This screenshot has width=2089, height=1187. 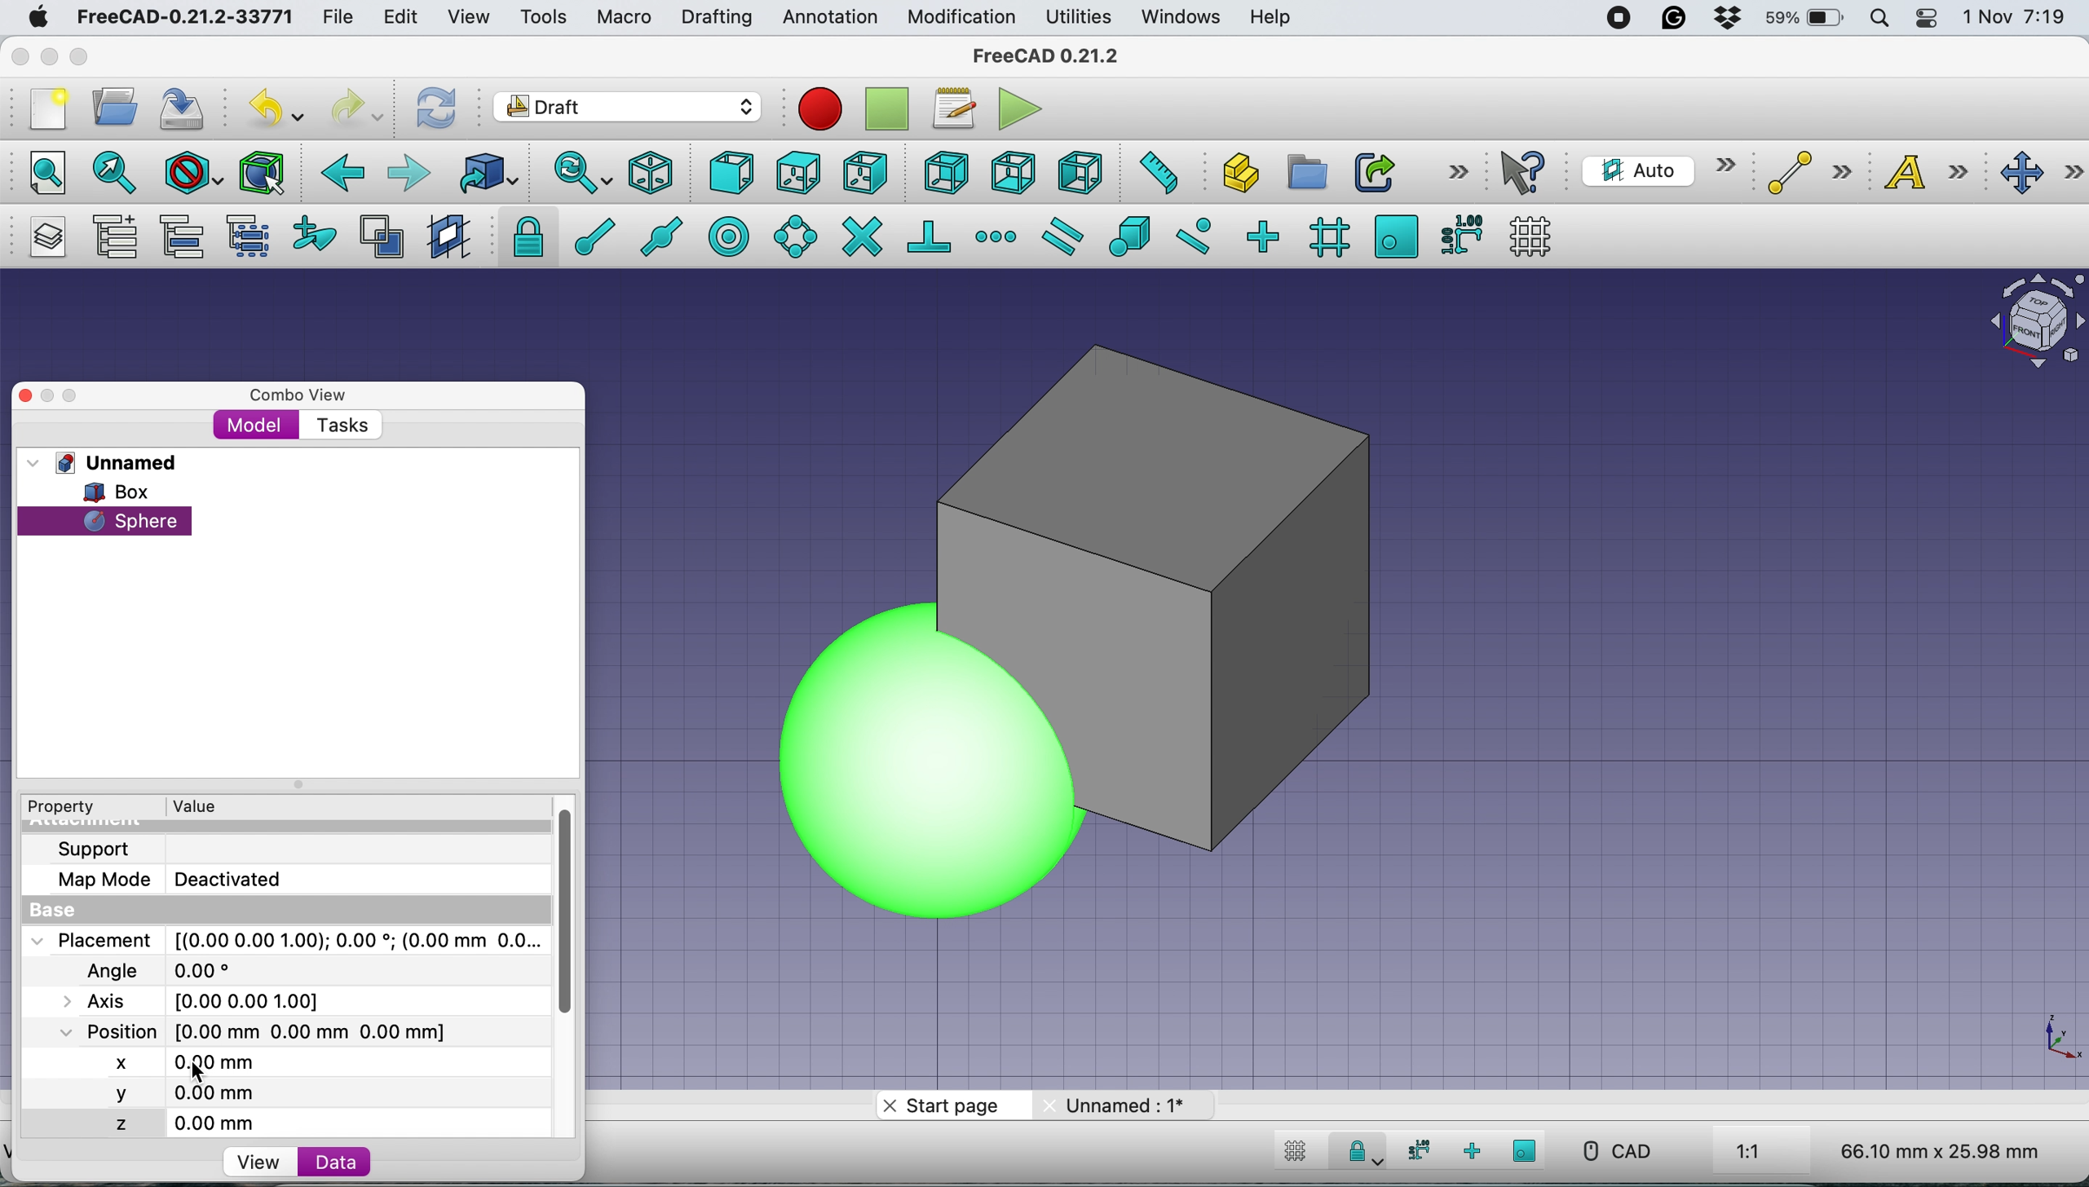 I want to click on macro, so click(x=622, y=17).